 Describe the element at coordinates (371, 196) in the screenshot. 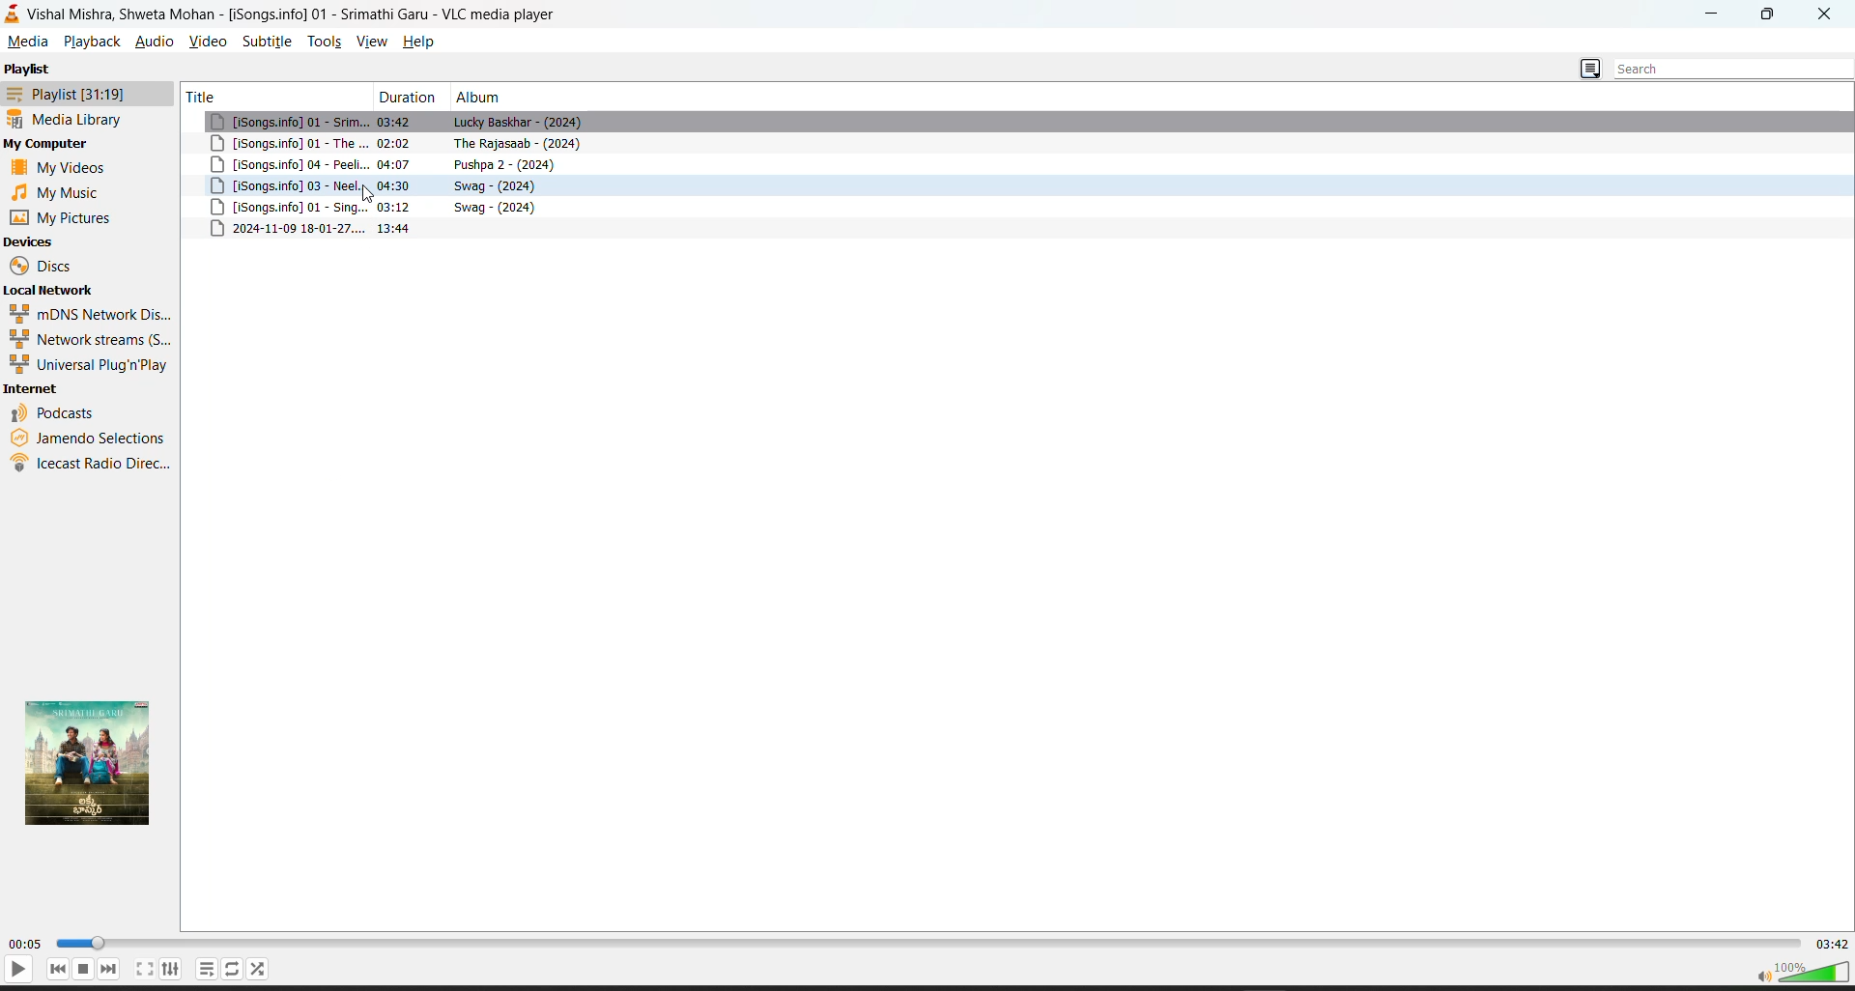

I see `cursor` at that location.